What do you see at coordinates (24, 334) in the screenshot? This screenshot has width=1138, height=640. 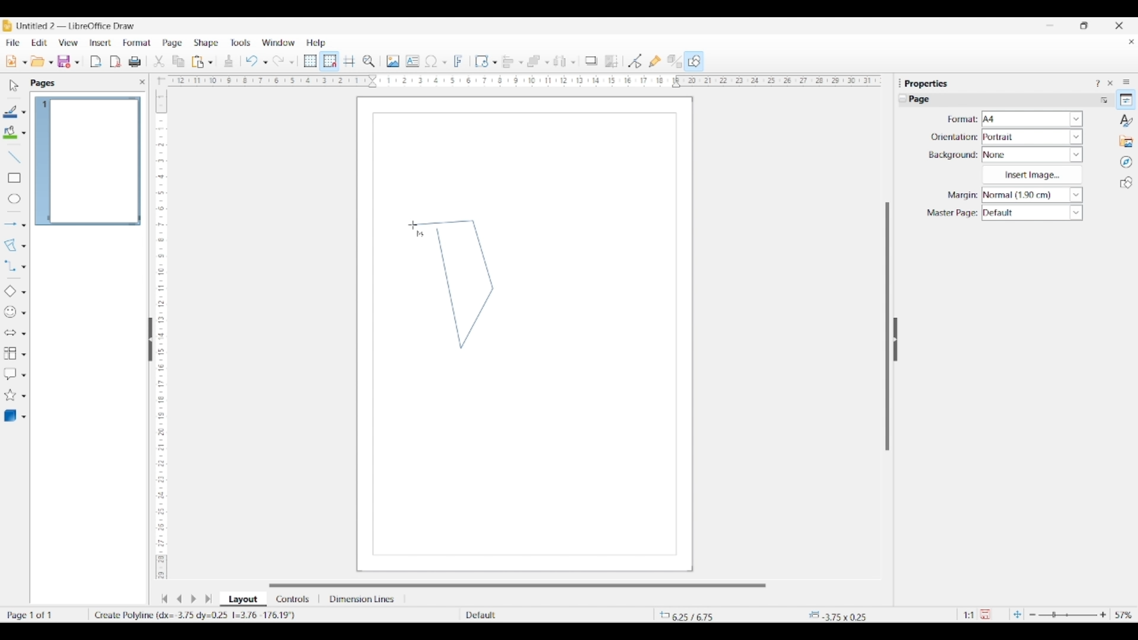 I see `Block arrow options` at bounding box center [24, 334].